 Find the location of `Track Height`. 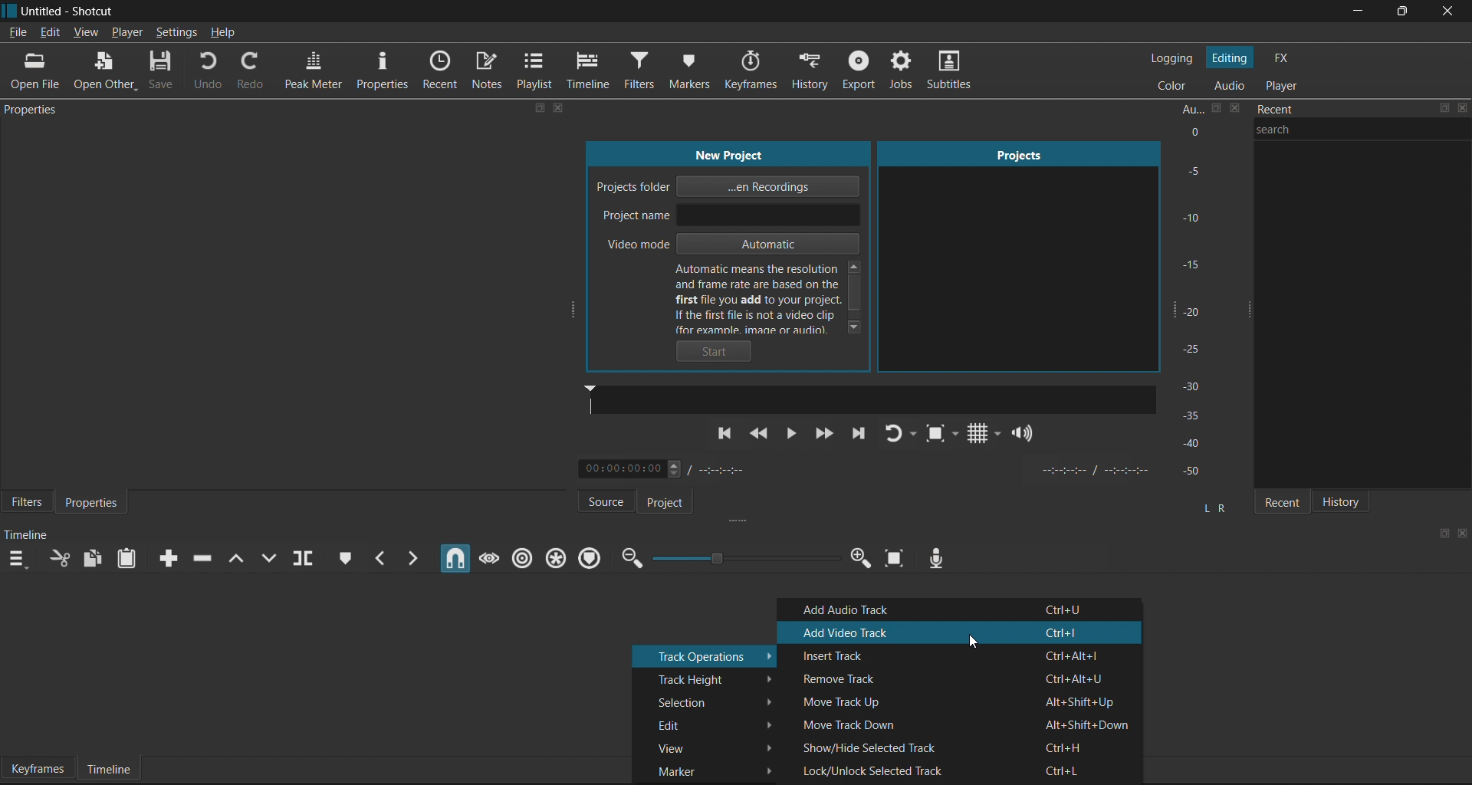

Track Height is located at coordinates (708, 677).